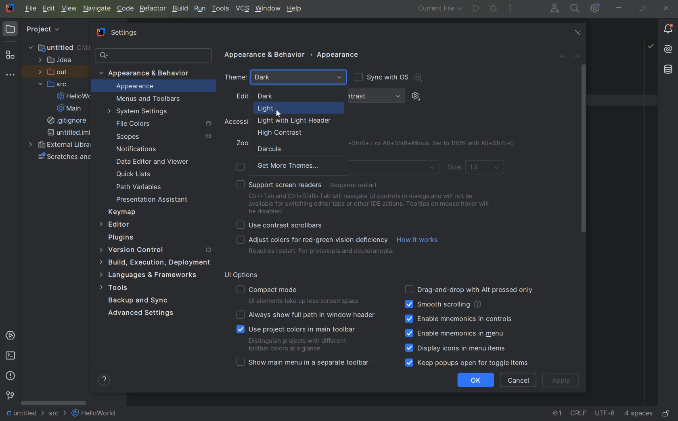  Describe the element at coordinates (458, 319) in the screenshot. I see `enable mnemonics in controls(checked)` at that location.